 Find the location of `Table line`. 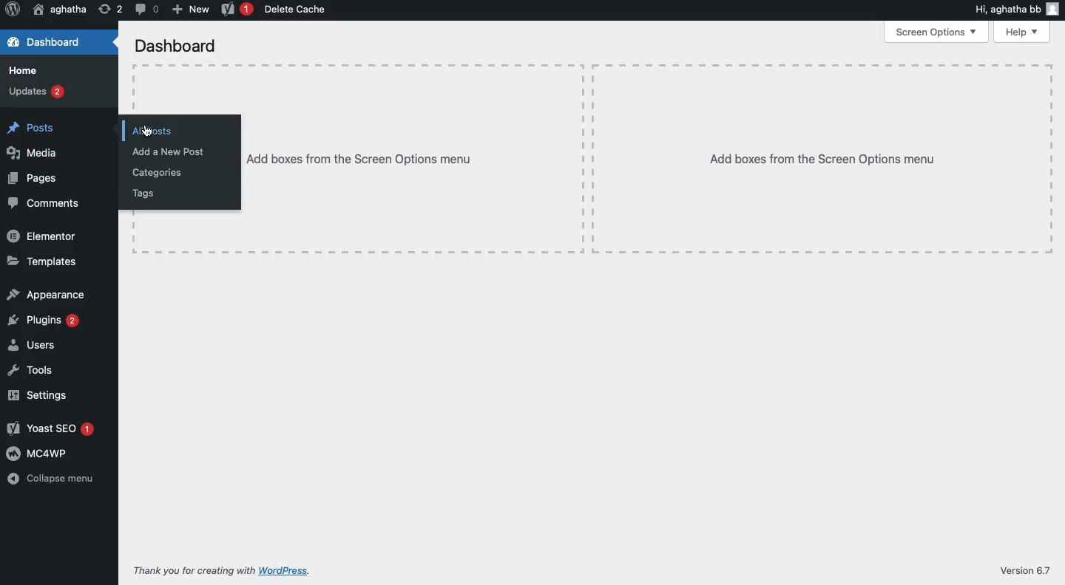

Table line is located at coordinates (135, 92).